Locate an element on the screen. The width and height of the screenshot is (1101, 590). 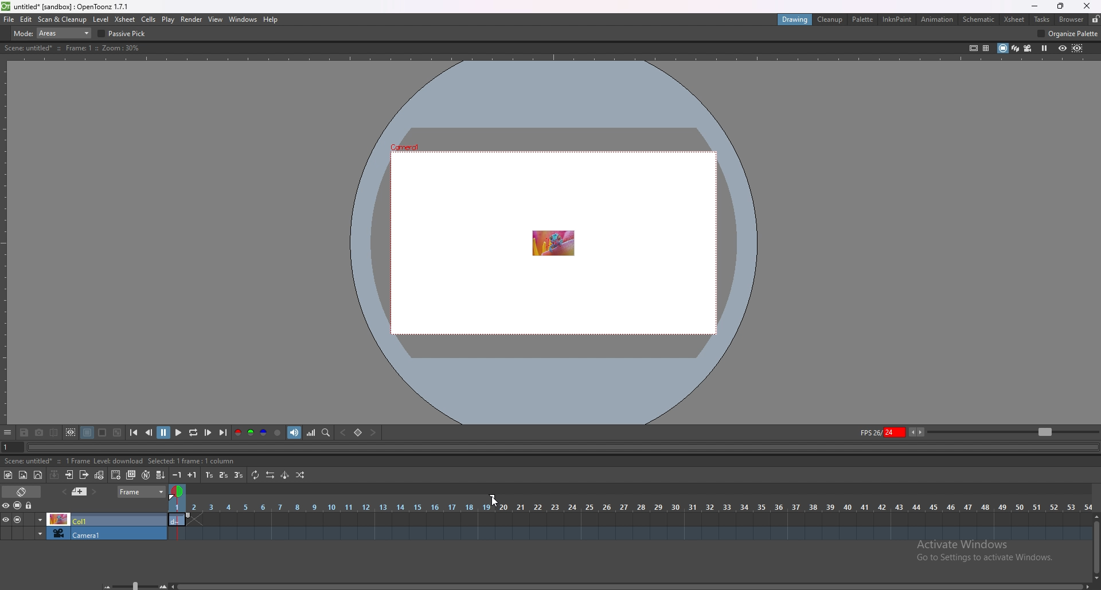
define sub camera is located at coordinates (72, 432).